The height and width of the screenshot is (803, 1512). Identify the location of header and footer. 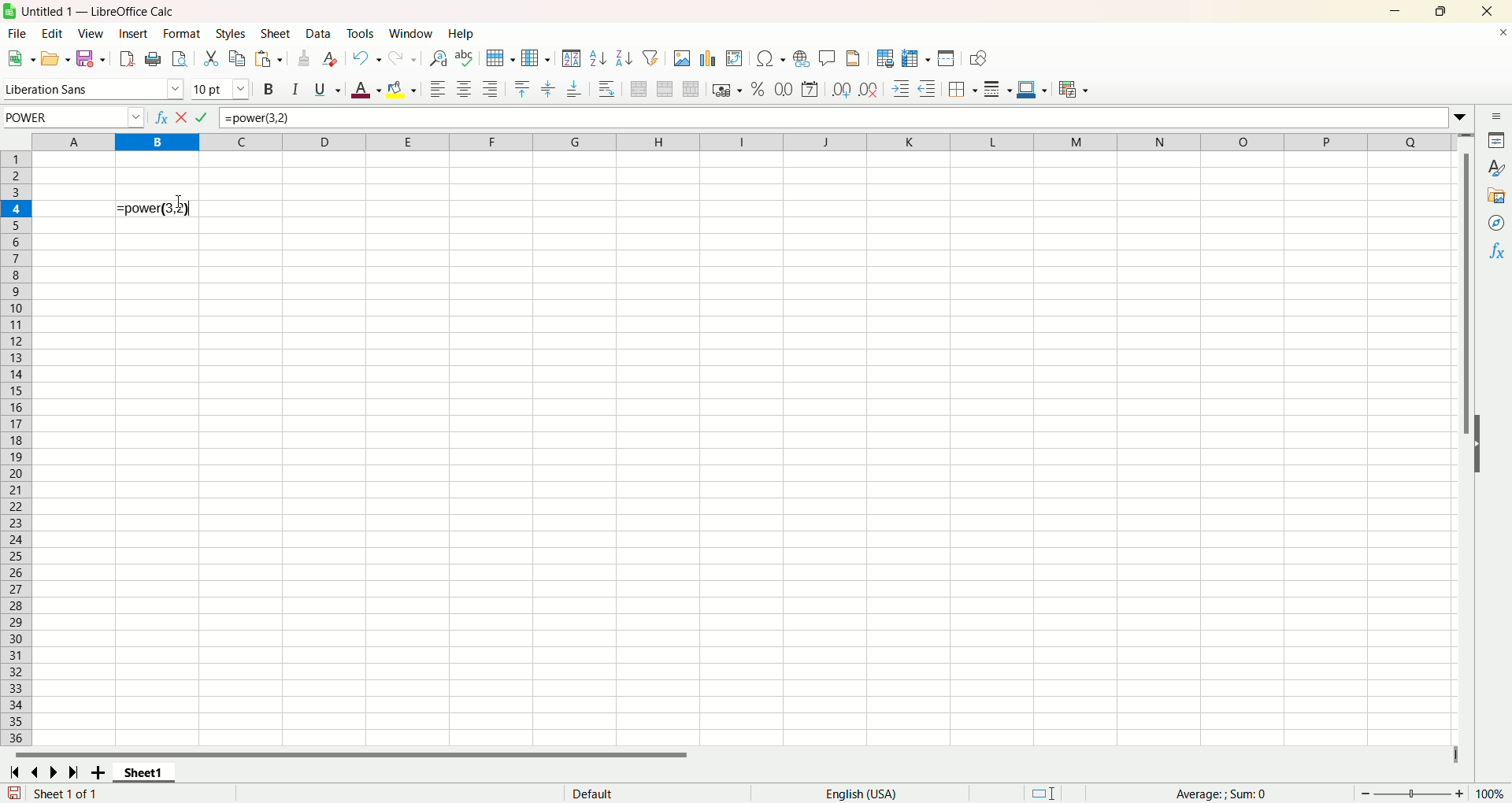
(854, 60).